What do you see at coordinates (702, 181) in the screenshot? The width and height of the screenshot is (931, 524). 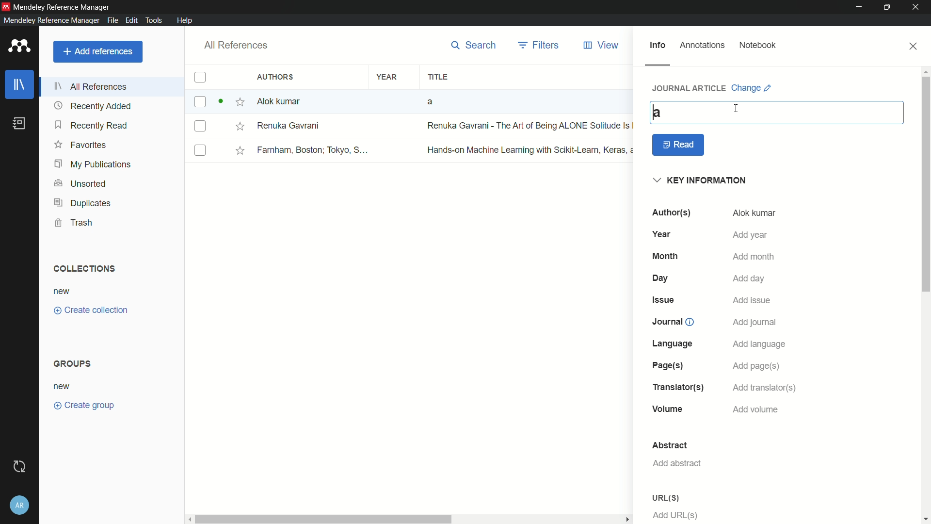 I see `key information` at bounding box center [702, 181].